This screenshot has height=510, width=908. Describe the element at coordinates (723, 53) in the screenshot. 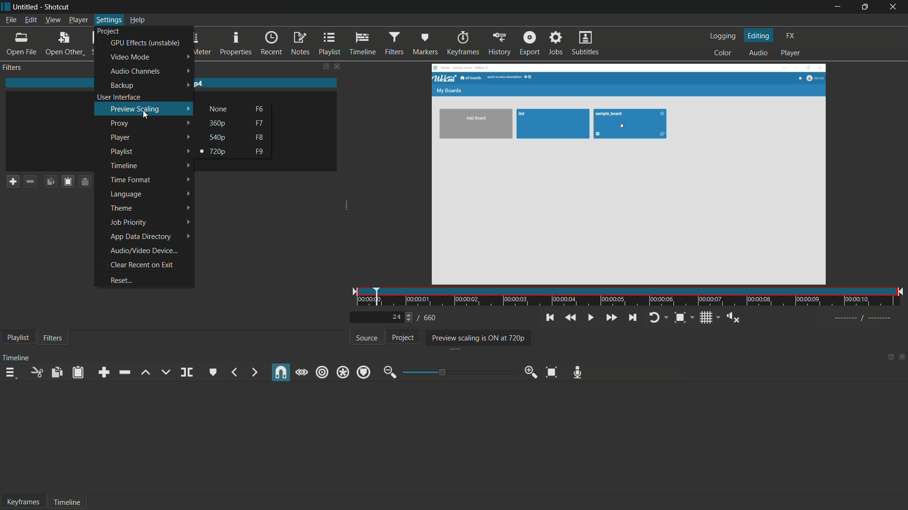

I see `color` at that location.